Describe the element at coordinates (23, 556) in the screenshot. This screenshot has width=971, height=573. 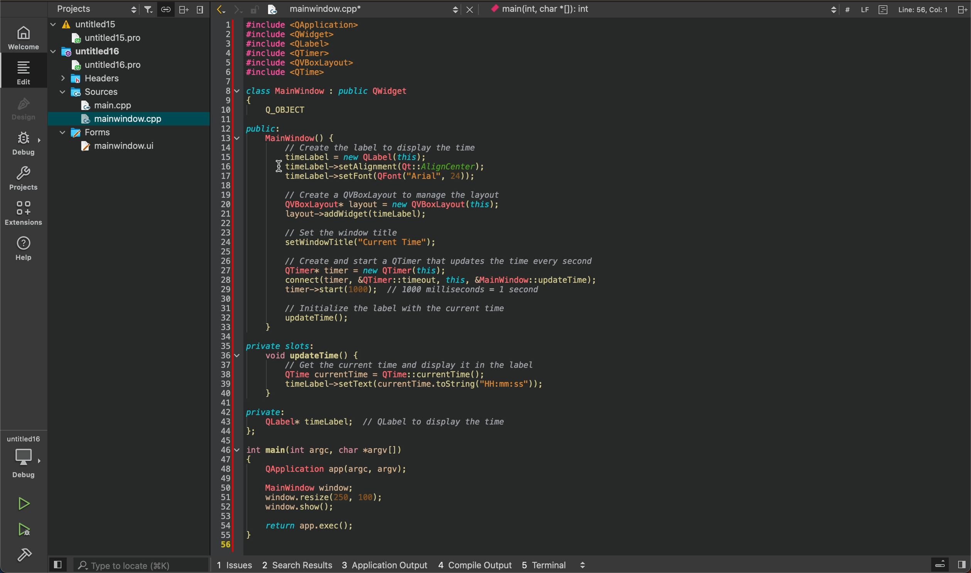
I see `build` at that location.